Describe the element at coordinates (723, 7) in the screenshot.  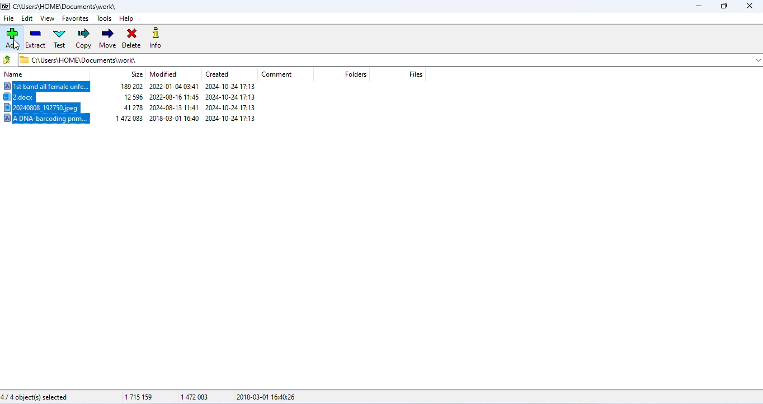
I see `maximize` at that location.